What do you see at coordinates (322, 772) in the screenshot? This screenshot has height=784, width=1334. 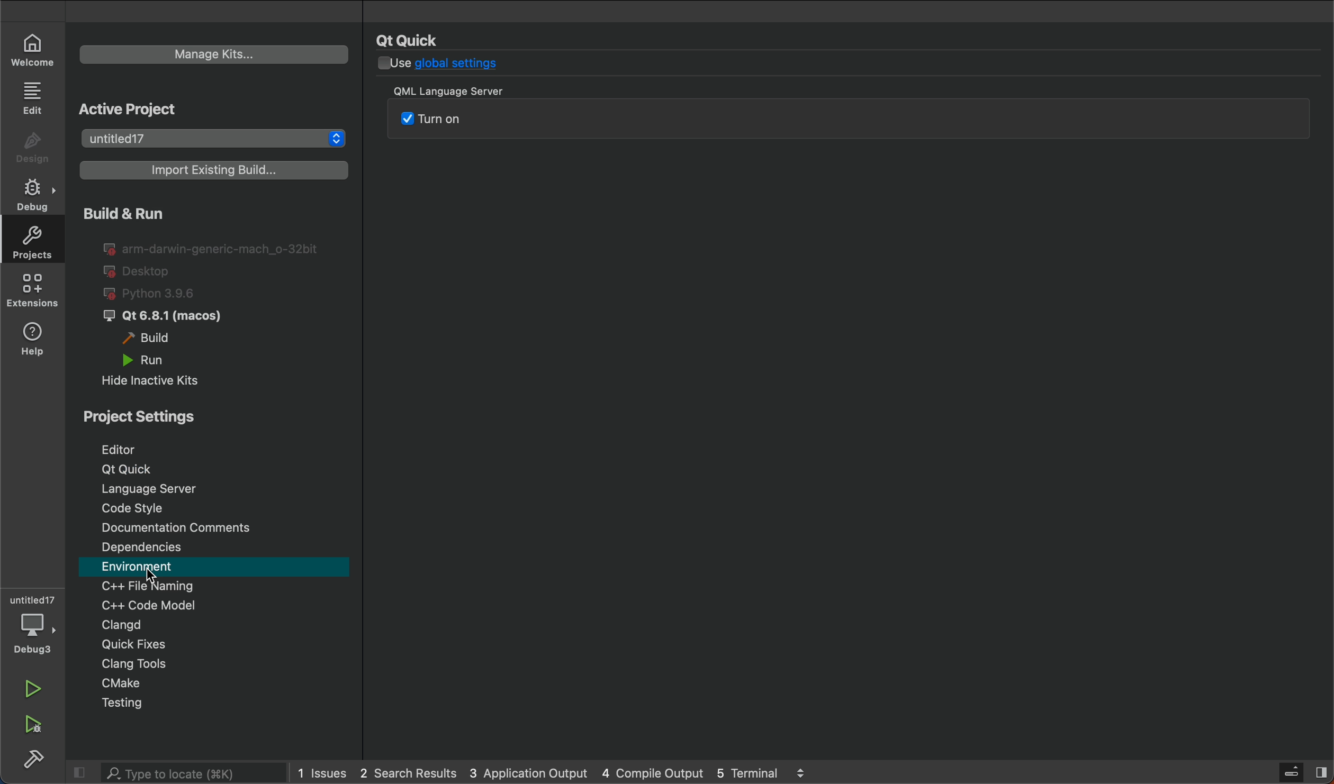 I see `issues` at bounding box center [322, 772].